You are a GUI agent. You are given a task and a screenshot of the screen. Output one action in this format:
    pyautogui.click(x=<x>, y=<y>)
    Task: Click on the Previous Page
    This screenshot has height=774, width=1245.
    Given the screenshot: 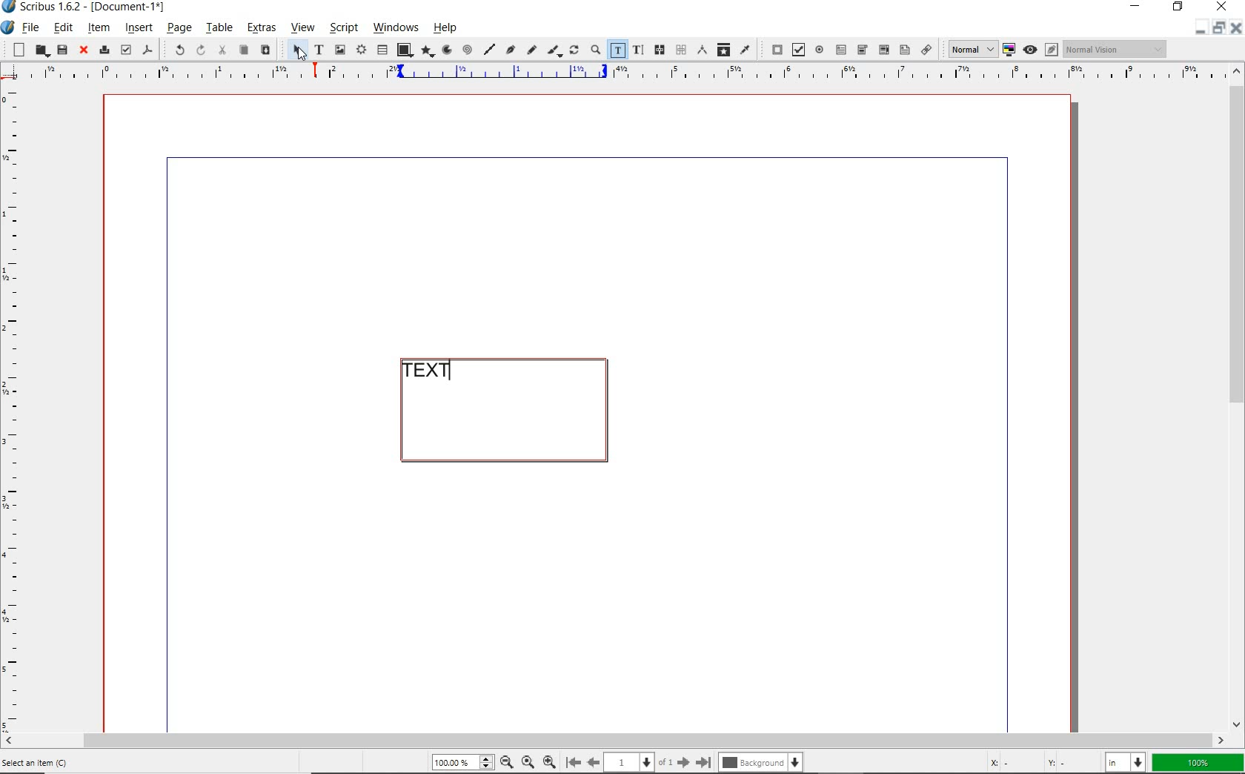 What is the action you would take?
    pyautogui.click(x=594, y=764)
    